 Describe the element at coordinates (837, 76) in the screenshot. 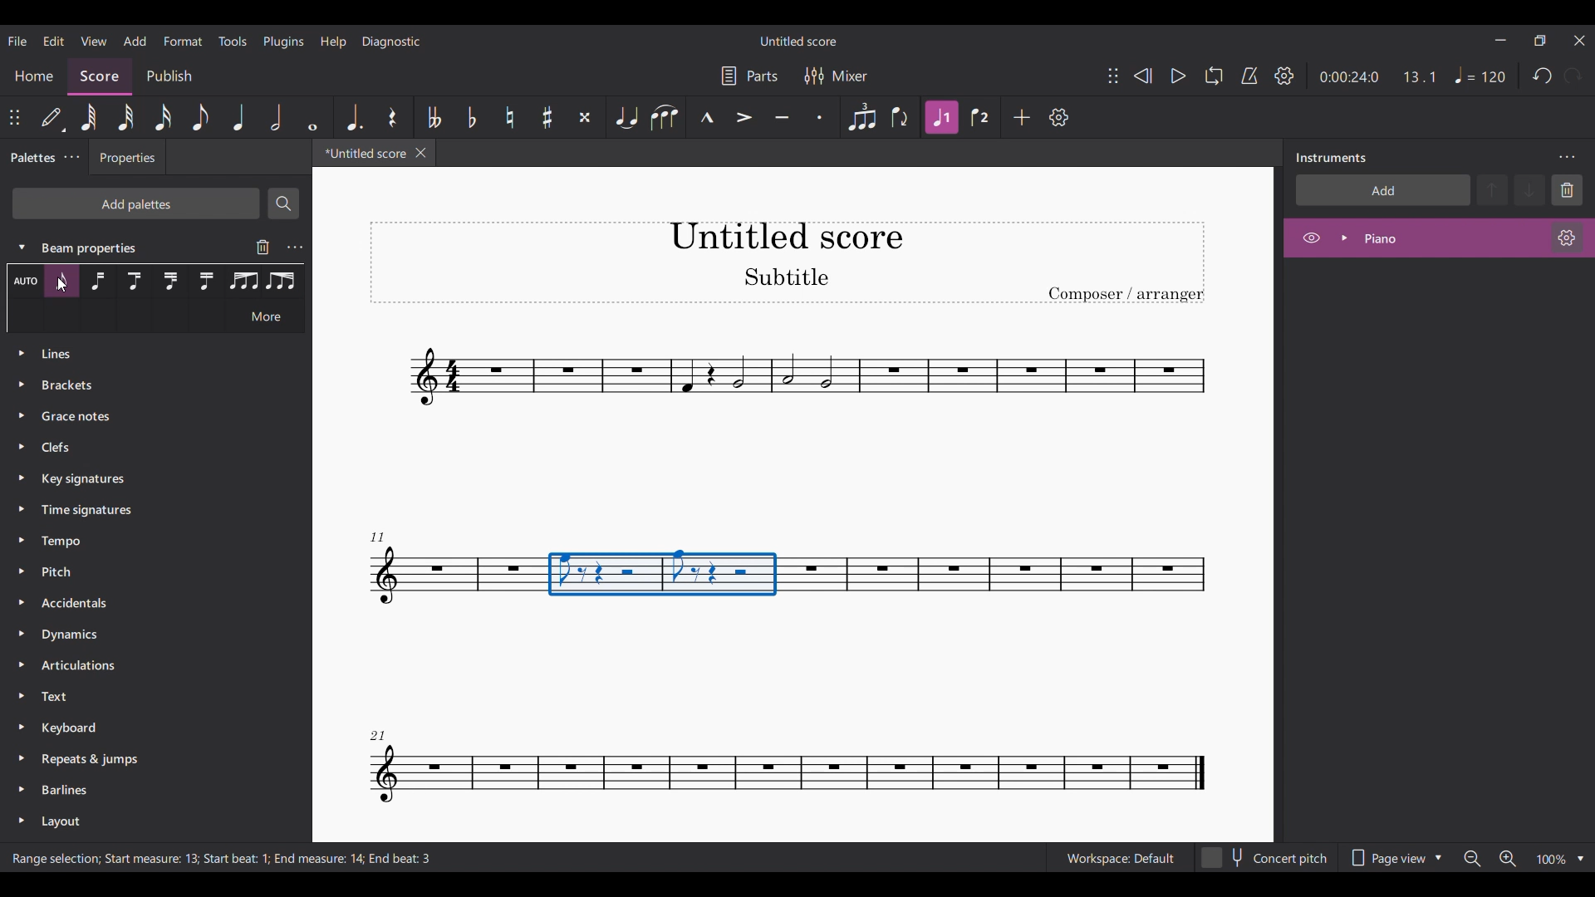

I see `Mixer settings` at that location.